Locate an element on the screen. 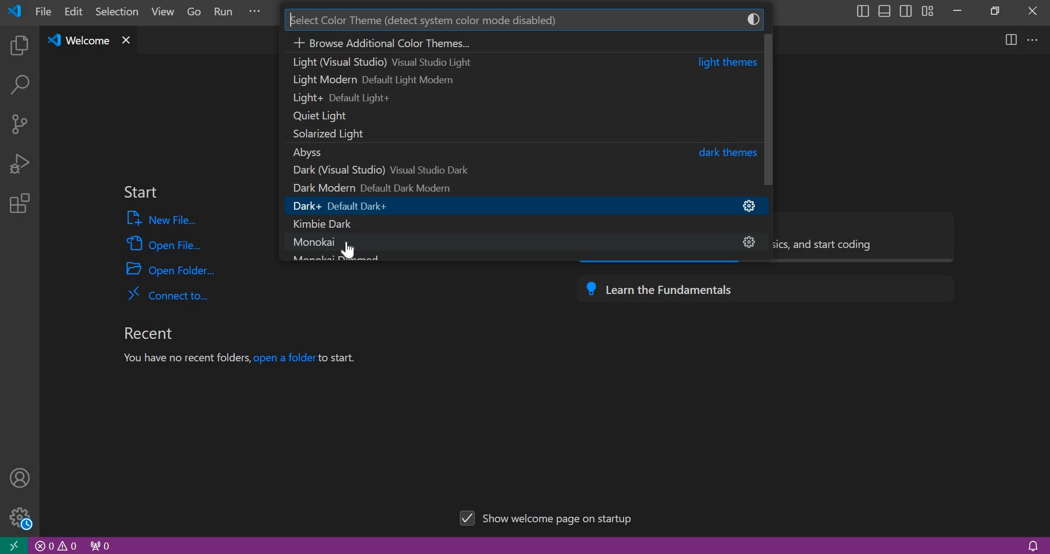 Image resolution: width=1050 pixels, height=554 pixels. open a remote window is located at coordinates (13, 545).